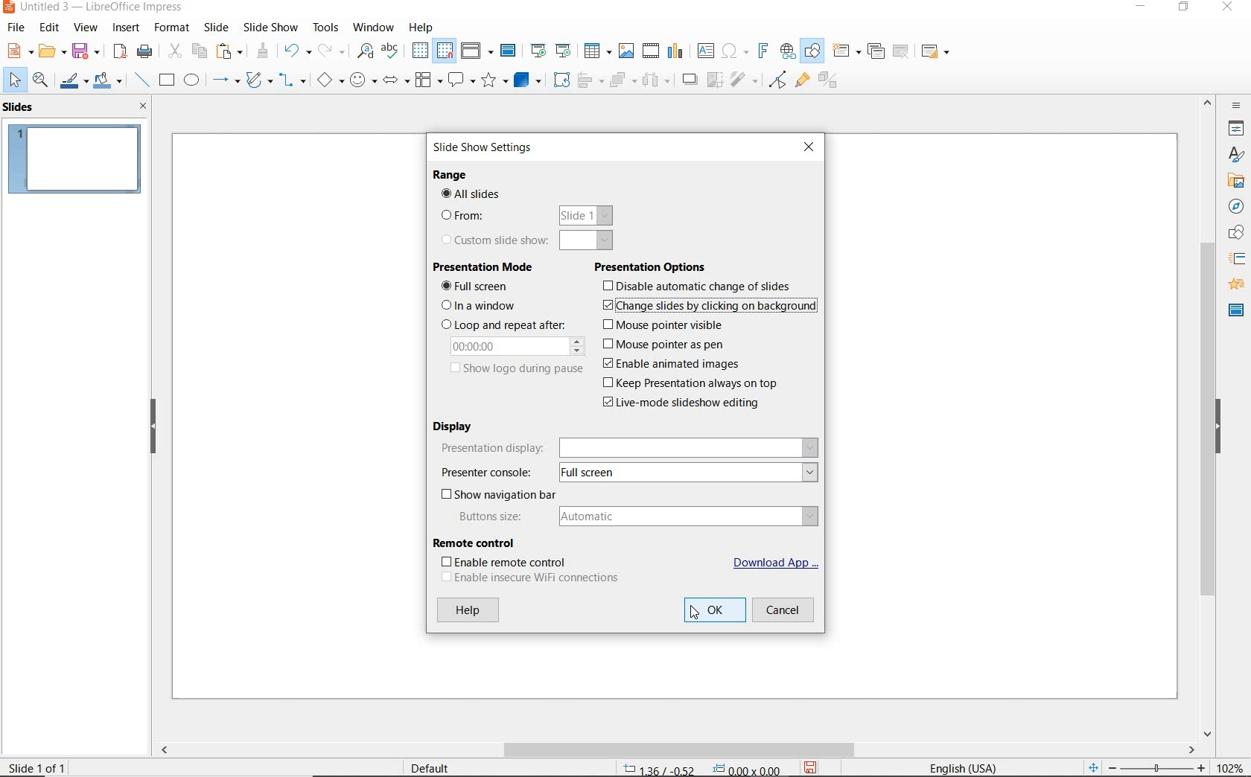  Describe the element at coordinates (563, 50) in the screenshot. I see `START FROM CURRENT SLIDE` at that location.